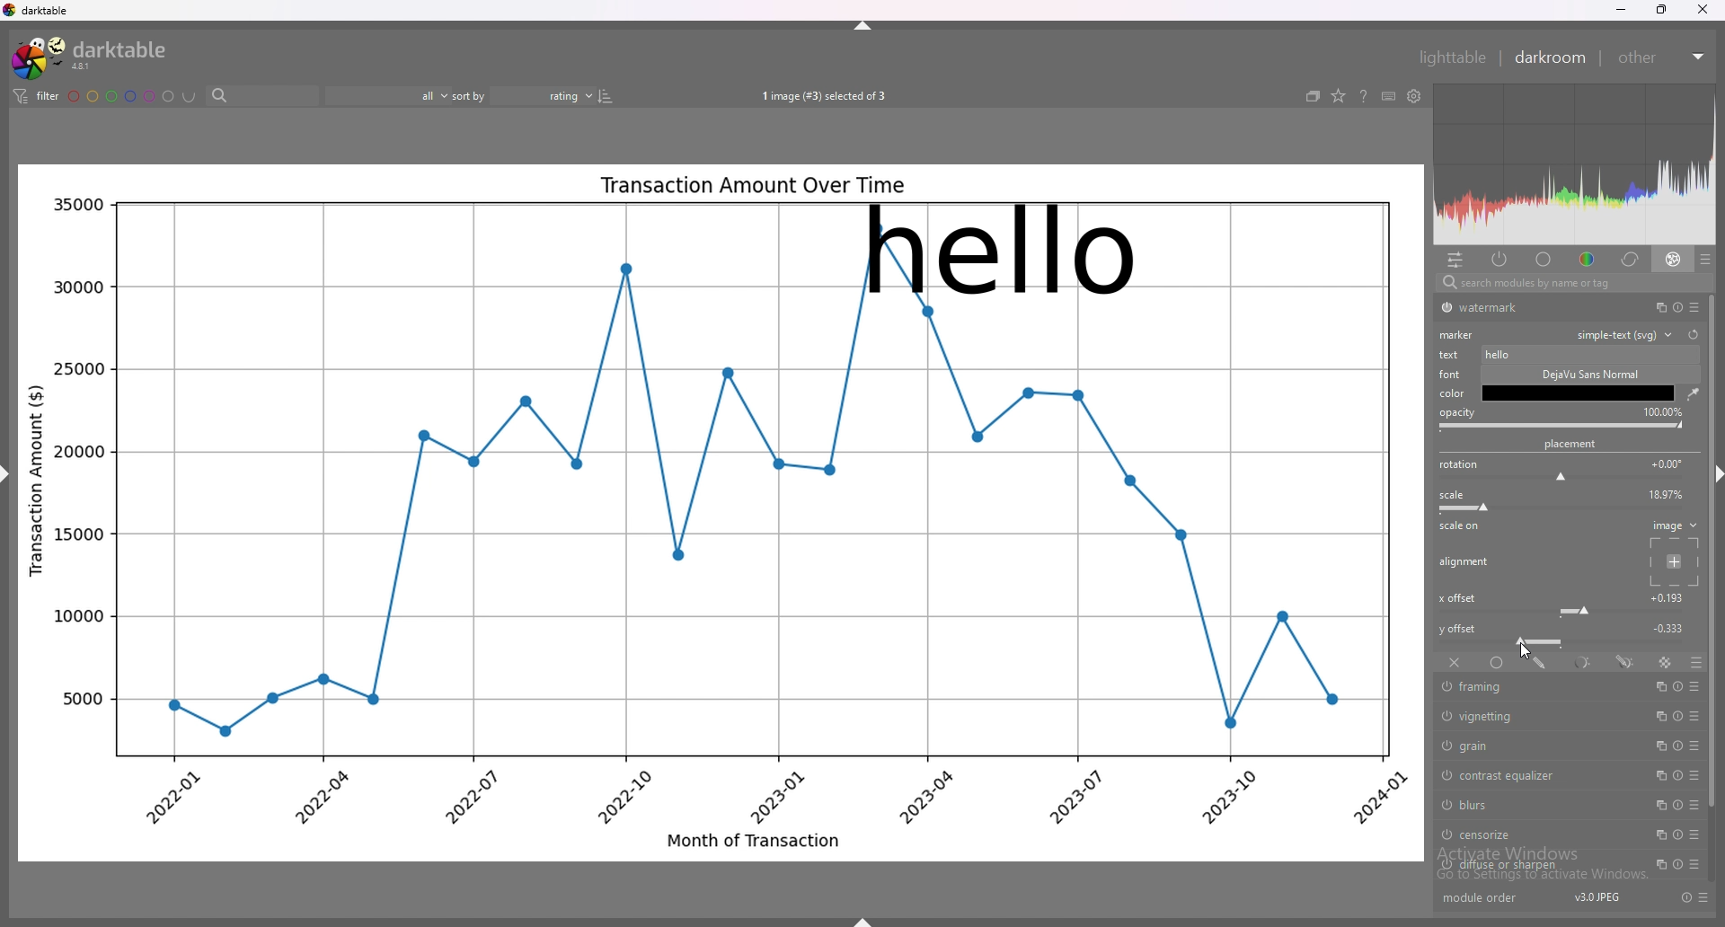 The height and width of the screenshot is (927, 1725). What do you see at coordinates (1444, 836) in the screenshot?
I see `switch off` at bounding box center [1444, 836].